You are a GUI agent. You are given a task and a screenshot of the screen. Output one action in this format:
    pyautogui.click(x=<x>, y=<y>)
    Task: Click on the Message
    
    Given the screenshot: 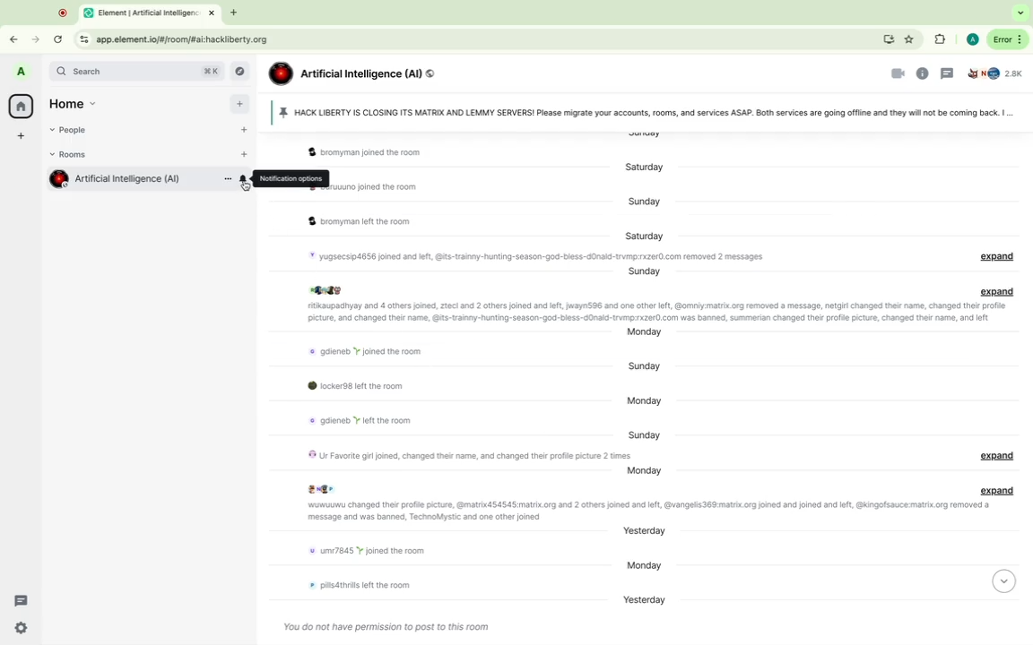 What is the action you would take?
    pyautogui.click(x=369, y=186)
    